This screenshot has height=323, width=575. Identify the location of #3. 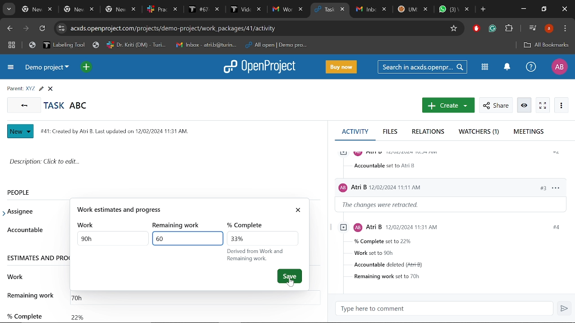
(538, 188).